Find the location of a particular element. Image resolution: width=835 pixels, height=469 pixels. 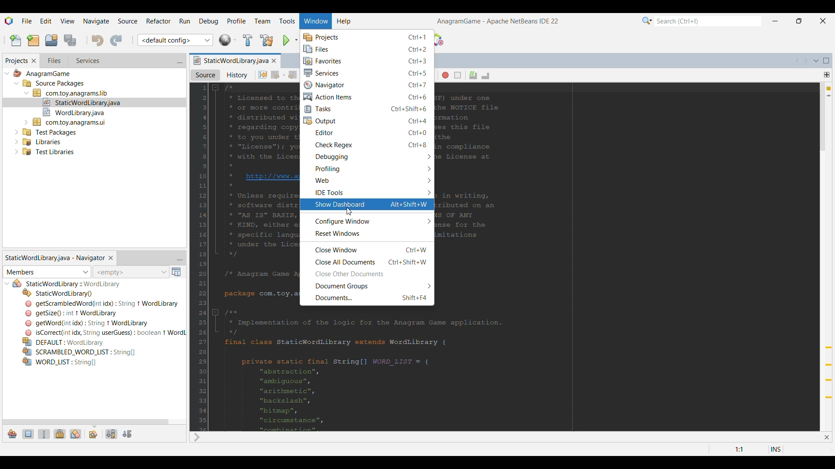

Navigator is located at coordinates (367, 85).